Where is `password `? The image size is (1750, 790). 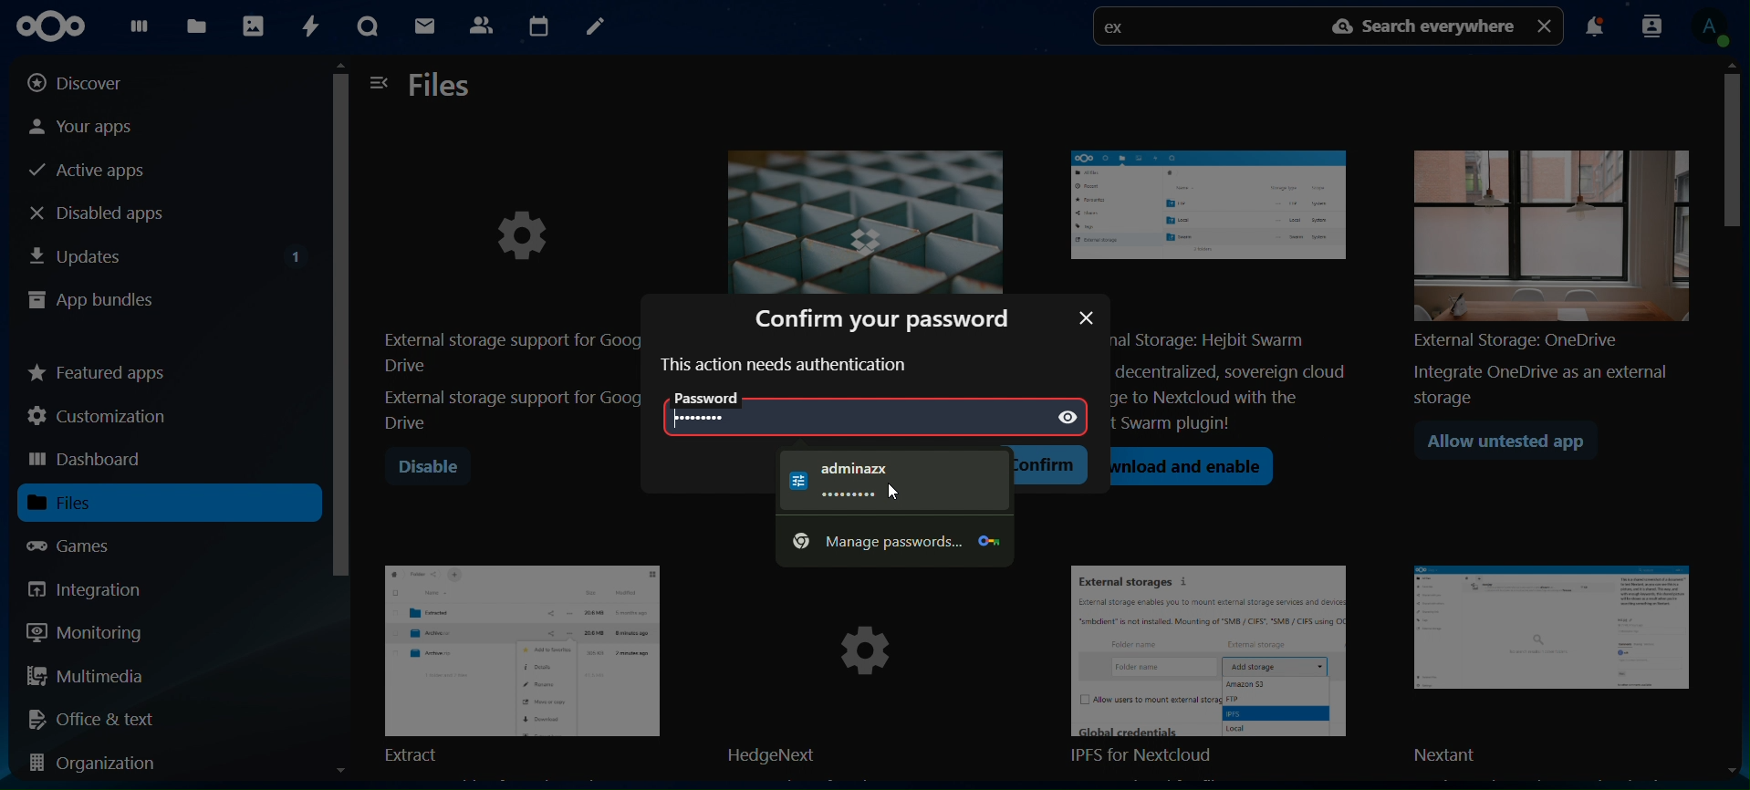
password  is located at coordinates (709, 419).